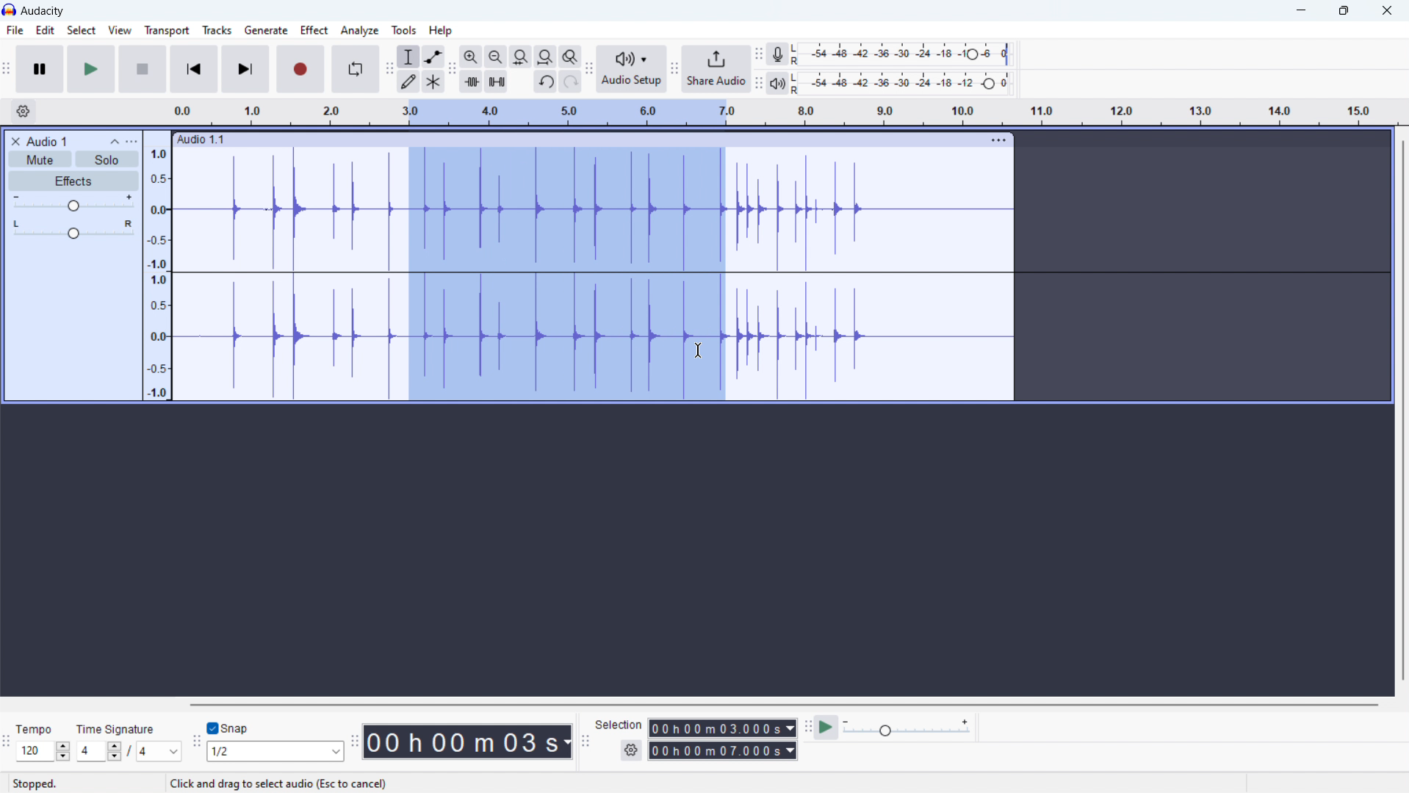  What do you see at coordinates (1342, 11) in the screenshot?
I see `maximize` at bounding box center [1342, 11].